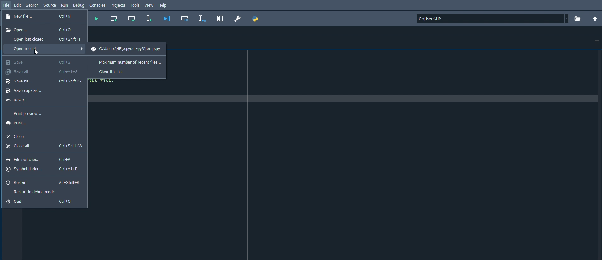 This screenshot has height=260, width=602. Describe the element at coordinates (256, 19) in the screenshot. I see `PYTHONPATH manager` at that location.